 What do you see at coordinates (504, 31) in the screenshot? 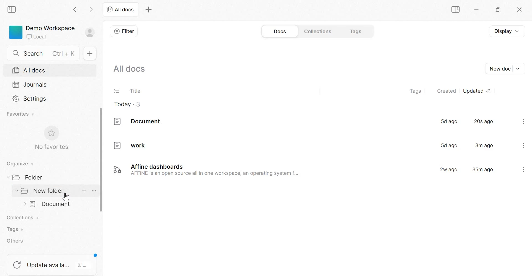
I see `Display` at bounding box center [504, 31].